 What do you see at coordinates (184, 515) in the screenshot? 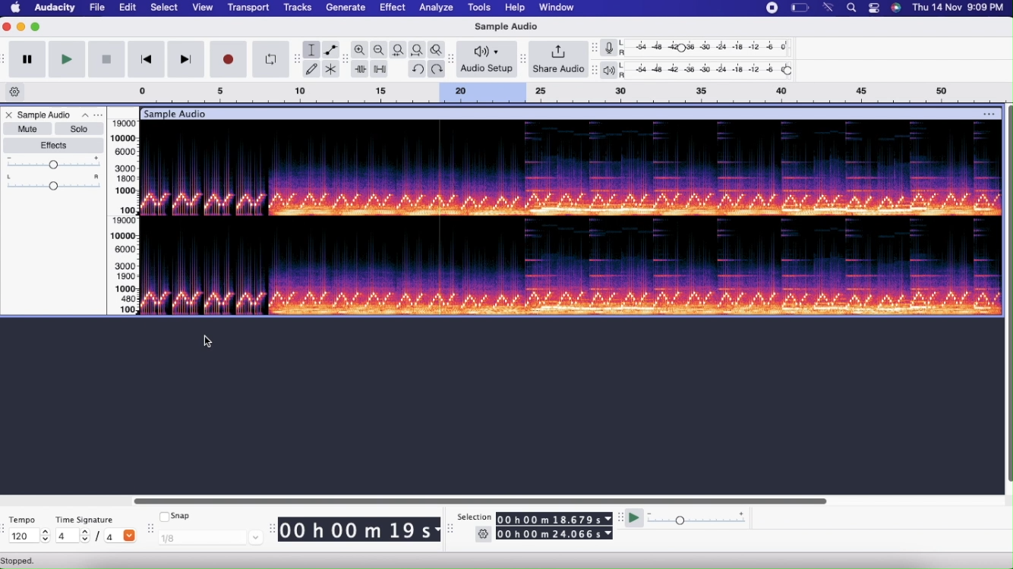
I see `Snap` at bounding box center [184, 515].